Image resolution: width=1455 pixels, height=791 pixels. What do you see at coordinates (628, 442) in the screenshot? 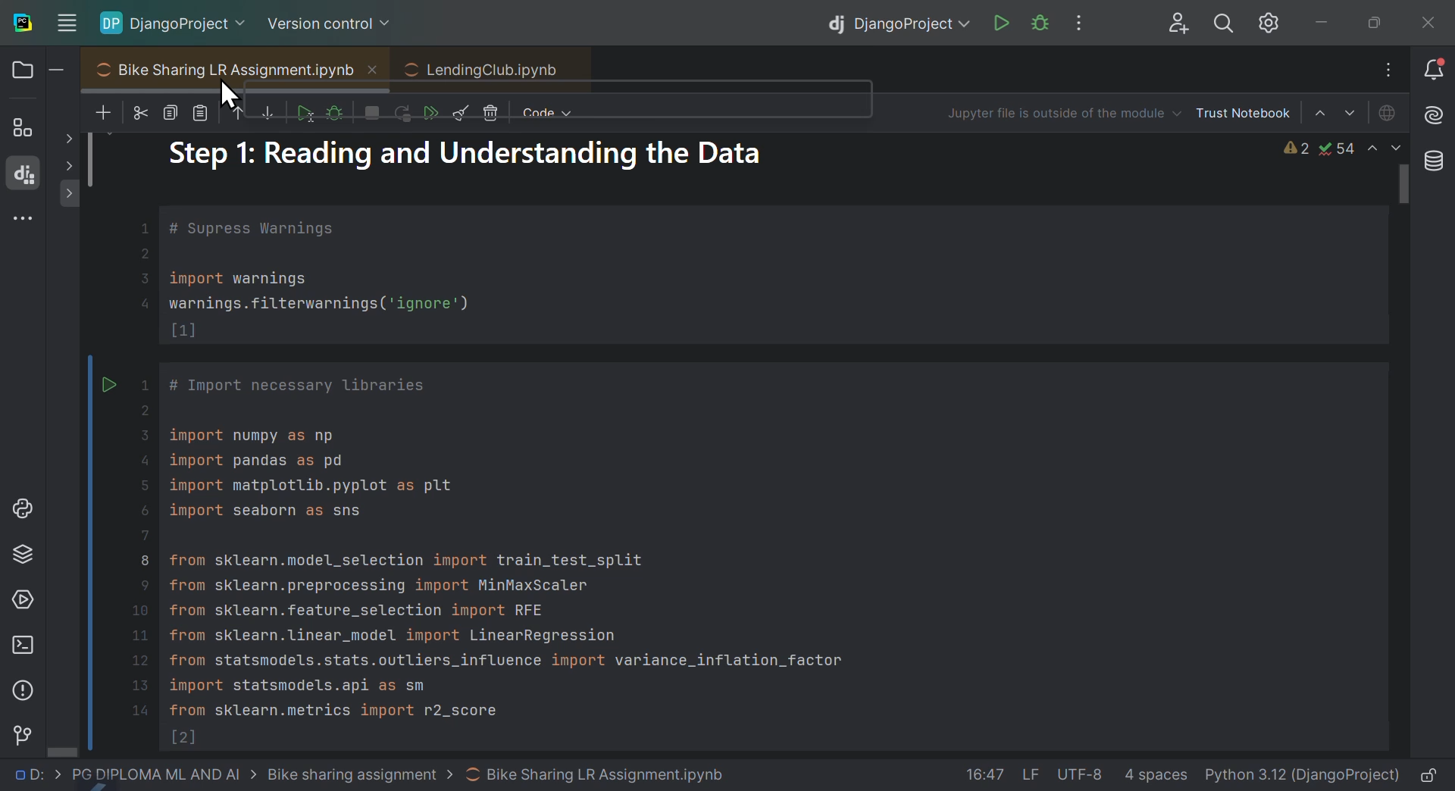
I see `Project code` at bounding box center [628, 442].